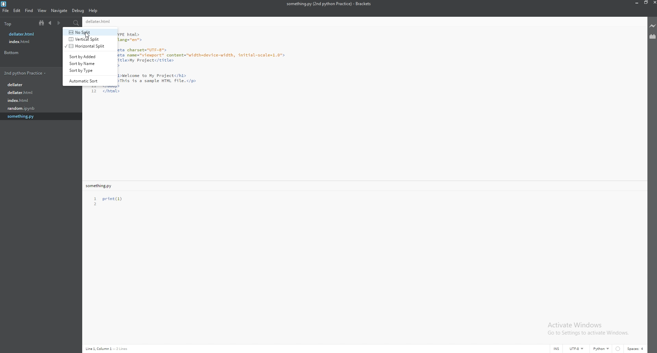 The image size is (657, 353). Describe the element at coordinates (90, 56) in the screenshot. I see `sort by added` at that location.